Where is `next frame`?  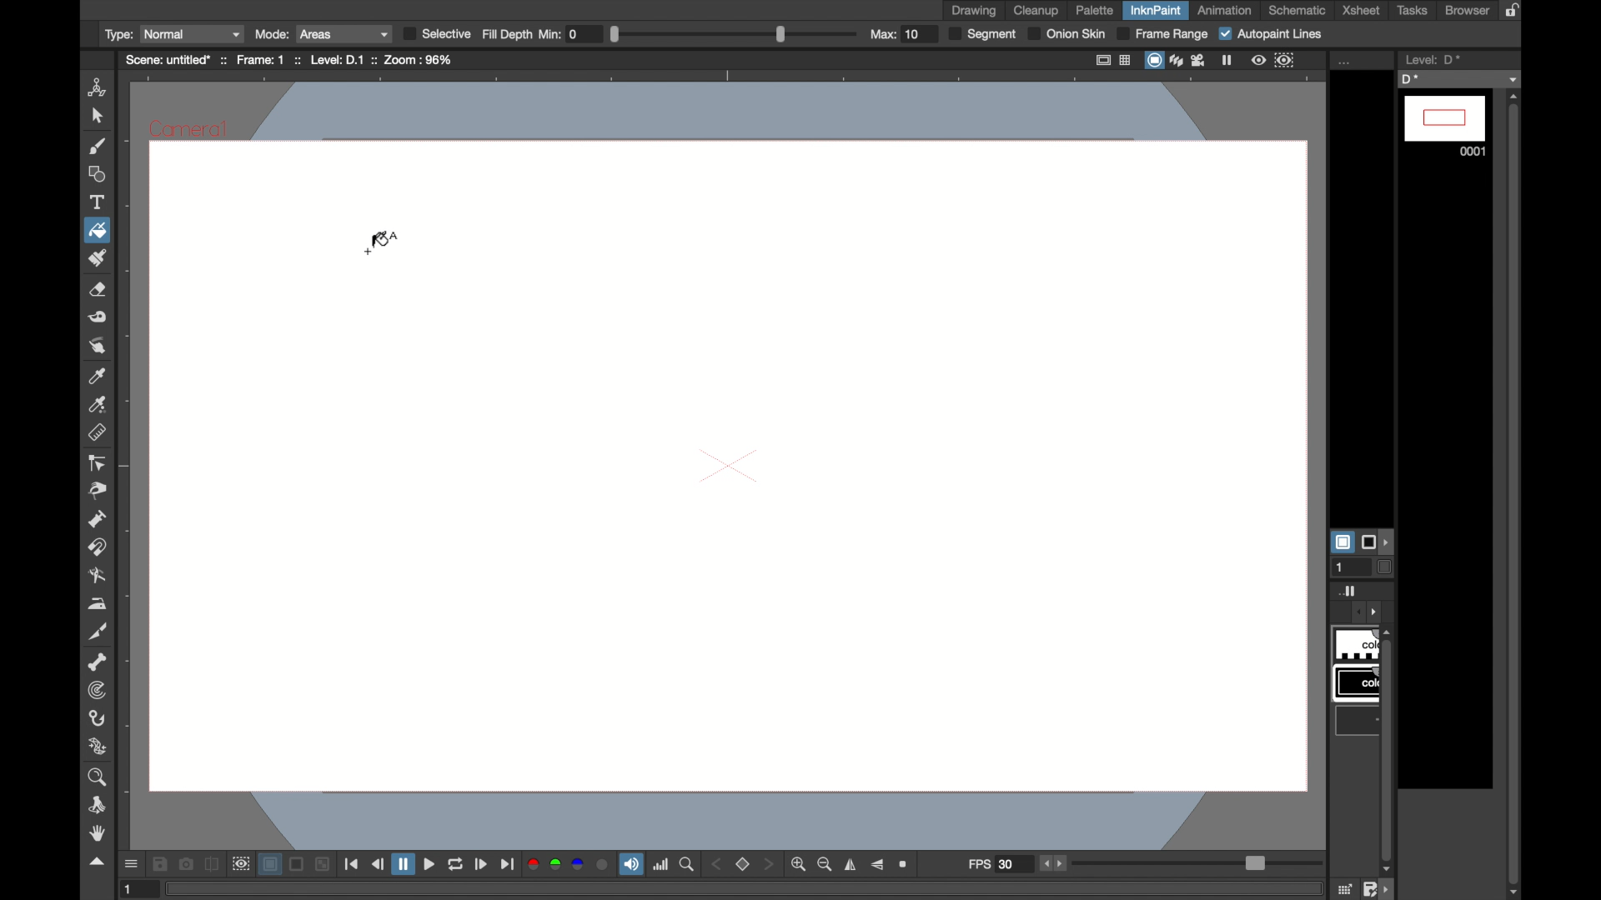 next frame is located at coordinates (482, 864).